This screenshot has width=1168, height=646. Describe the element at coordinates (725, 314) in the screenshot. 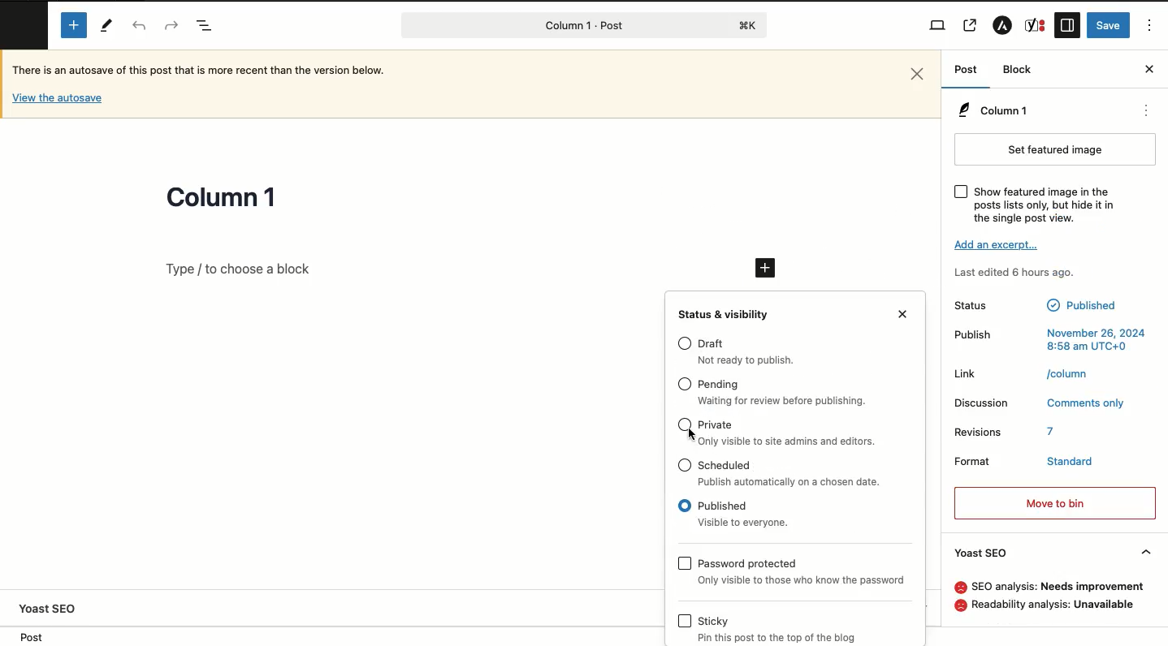

I see `Status and visibility` at that location.